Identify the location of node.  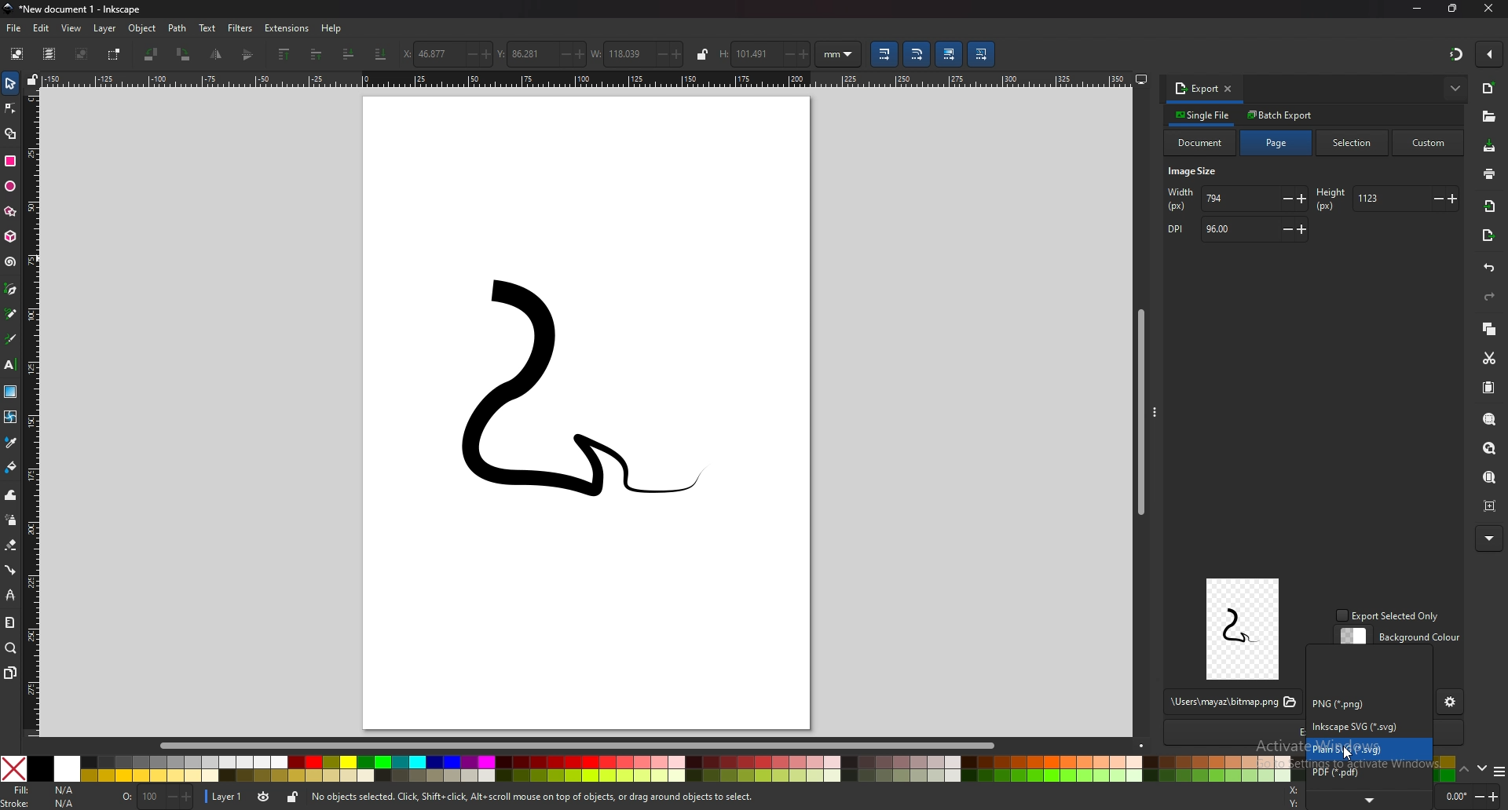
(10, 108).